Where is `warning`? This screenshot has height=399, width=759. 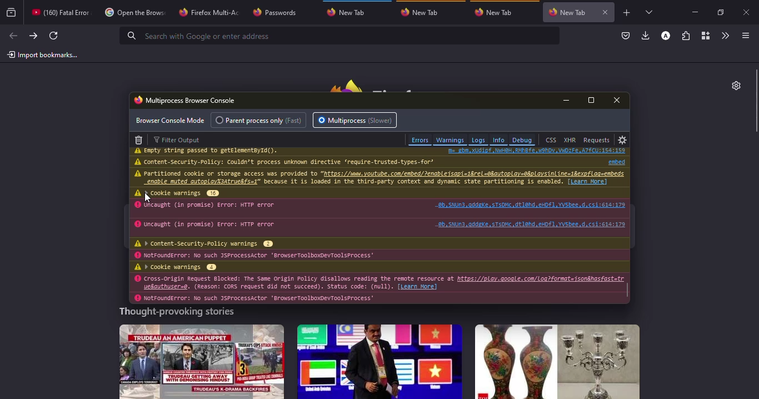
warning is located at coordinates (139, 151).